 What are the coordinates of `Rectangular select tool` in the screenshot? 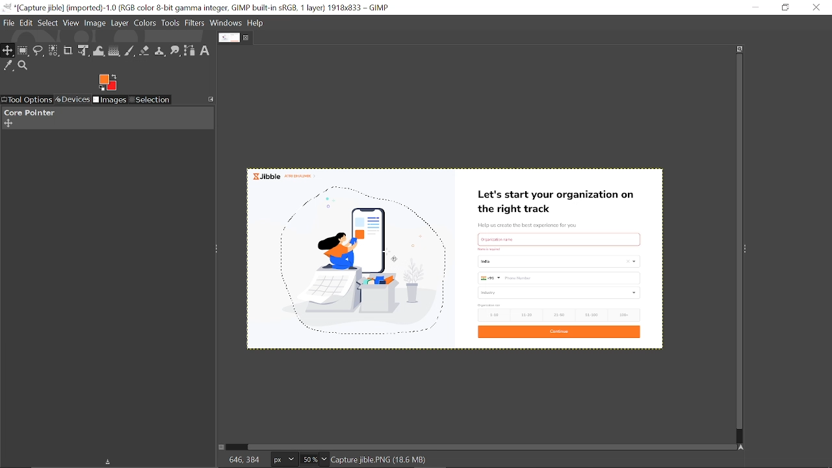 It's located at (23, 51).